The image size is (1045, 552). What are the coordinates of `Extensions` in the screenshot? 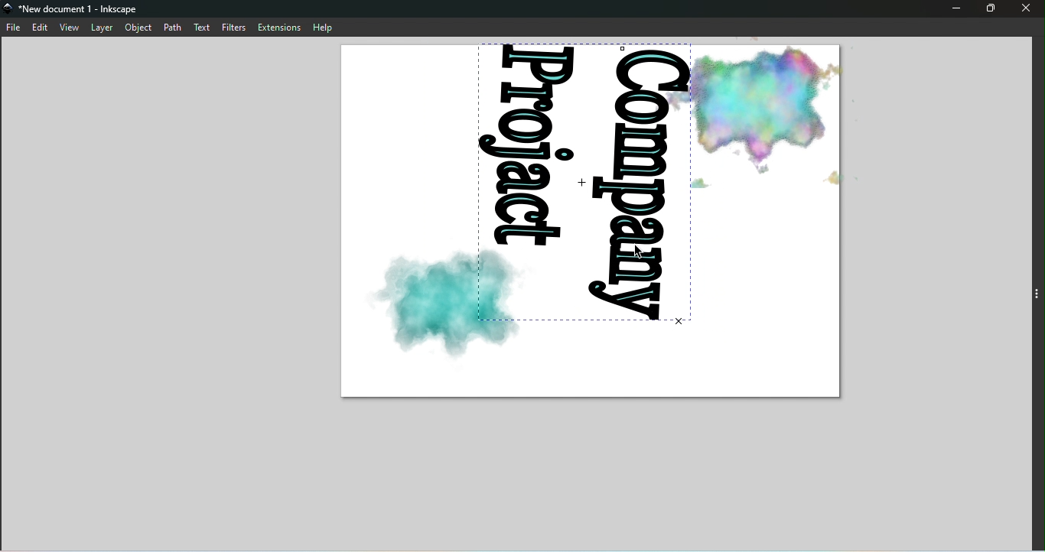 It's located at (279, 27).